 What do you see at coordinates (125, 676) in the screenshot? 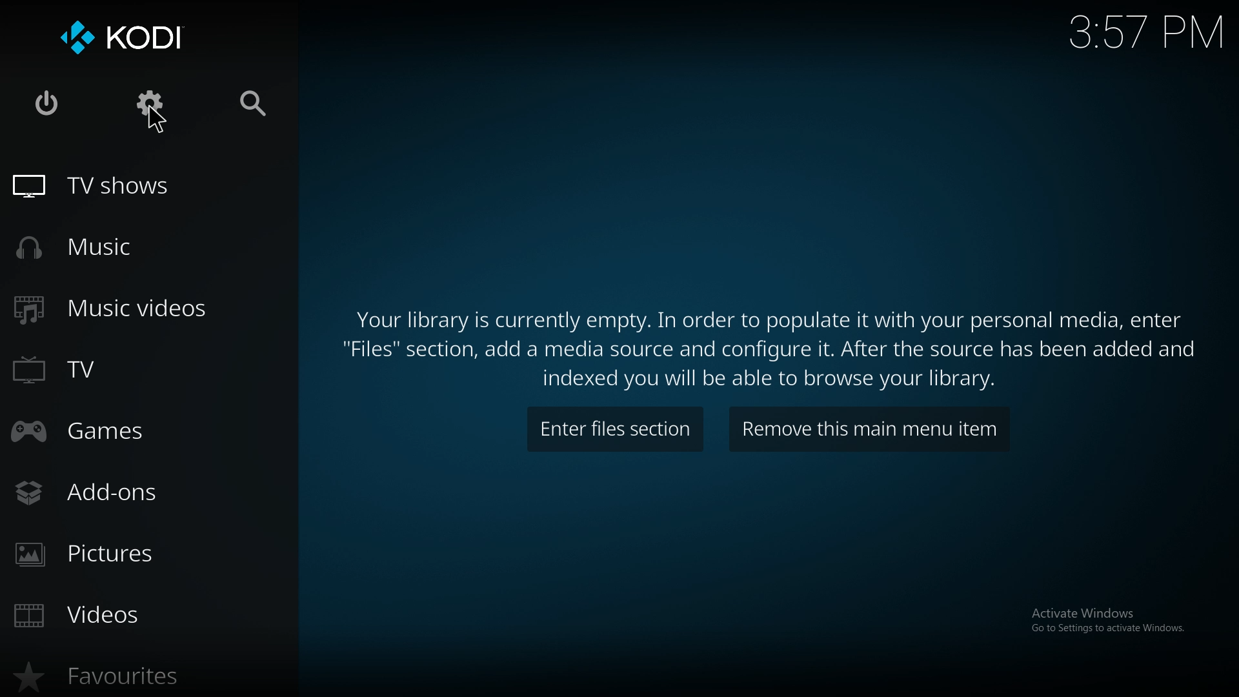
I see `favourites` at bounding box center [125, 676].